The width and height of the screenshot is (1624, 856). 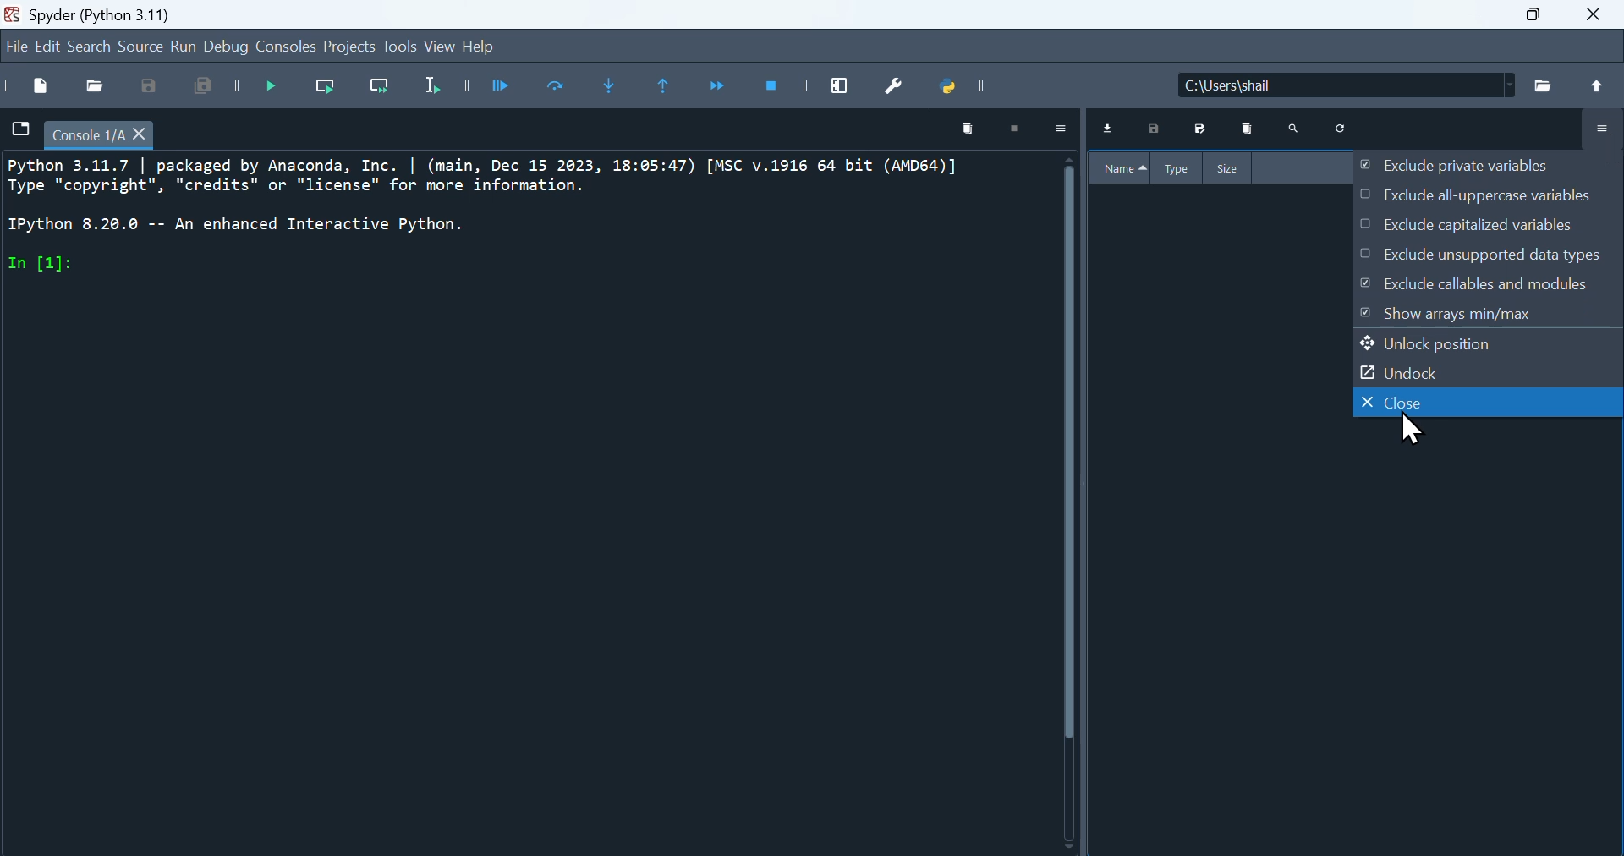 What do you see at coordinates (1401, 83) in the screenshot?
I see `Name of the file` at bounding box center [1401, 83].